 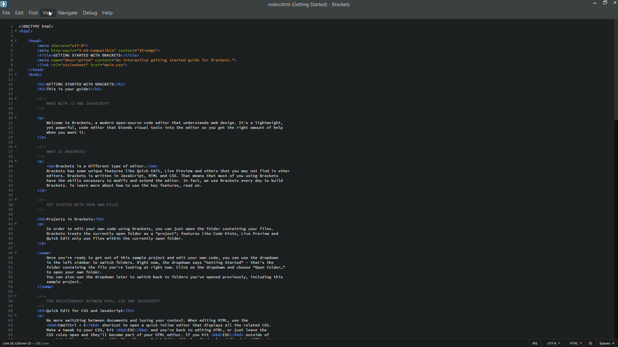 What do you see at coordinates (5, 13) in the screenshot?
I see `file menu` at bounding box center [5, 13].